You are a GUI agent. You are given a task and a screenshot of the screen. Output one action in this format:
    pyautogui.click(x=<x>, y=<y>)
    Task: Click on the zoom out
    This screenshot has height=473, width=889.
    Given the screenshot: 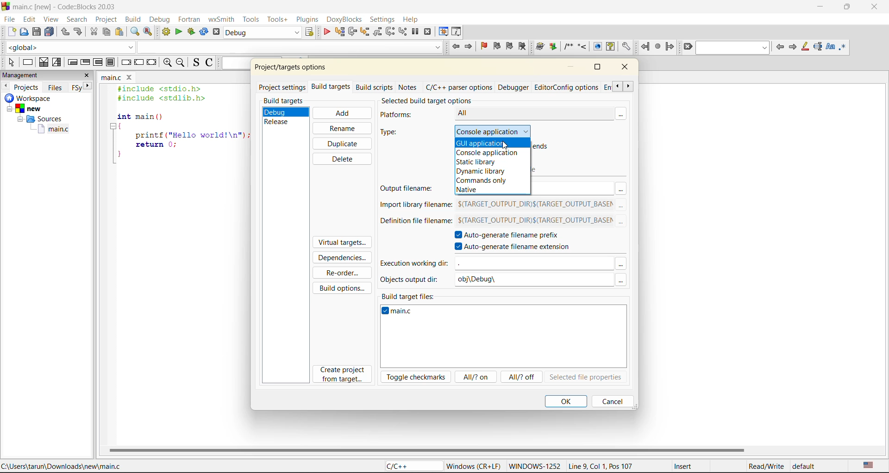 What is the action you would take?
    pyautogui.click(x=183, y=63)
    